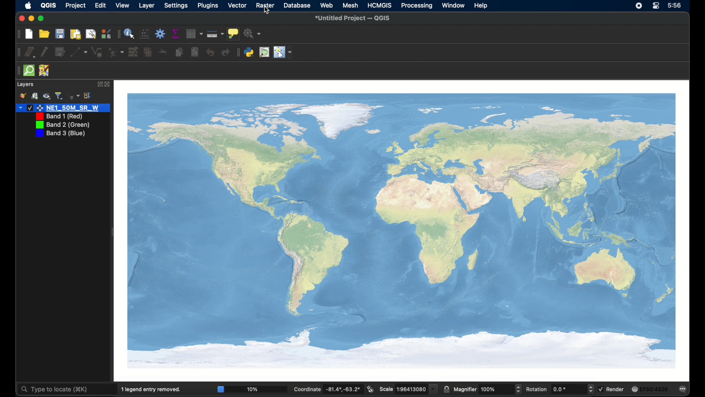  What do you see at coordinates (195, 33) in the screenshot?
I see `` at bounding box center [195, 33].